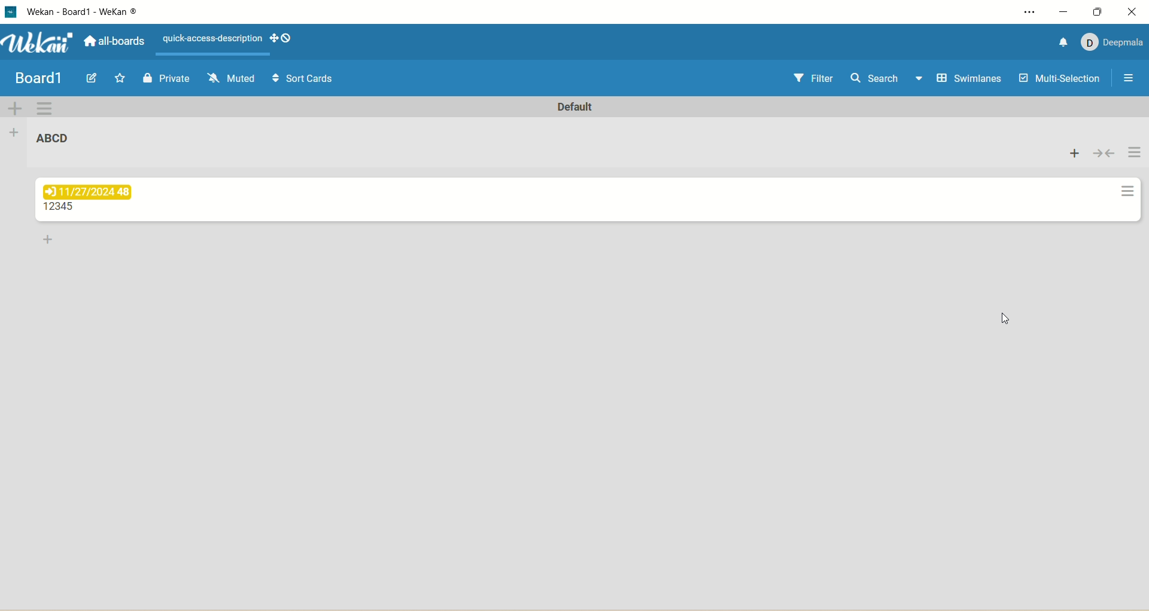 This screenshot has height=611, width=1149. What do you see at coordinates (16, 108) in the screenshot?
I see `add swimlane` at bounding box center [16, 108].